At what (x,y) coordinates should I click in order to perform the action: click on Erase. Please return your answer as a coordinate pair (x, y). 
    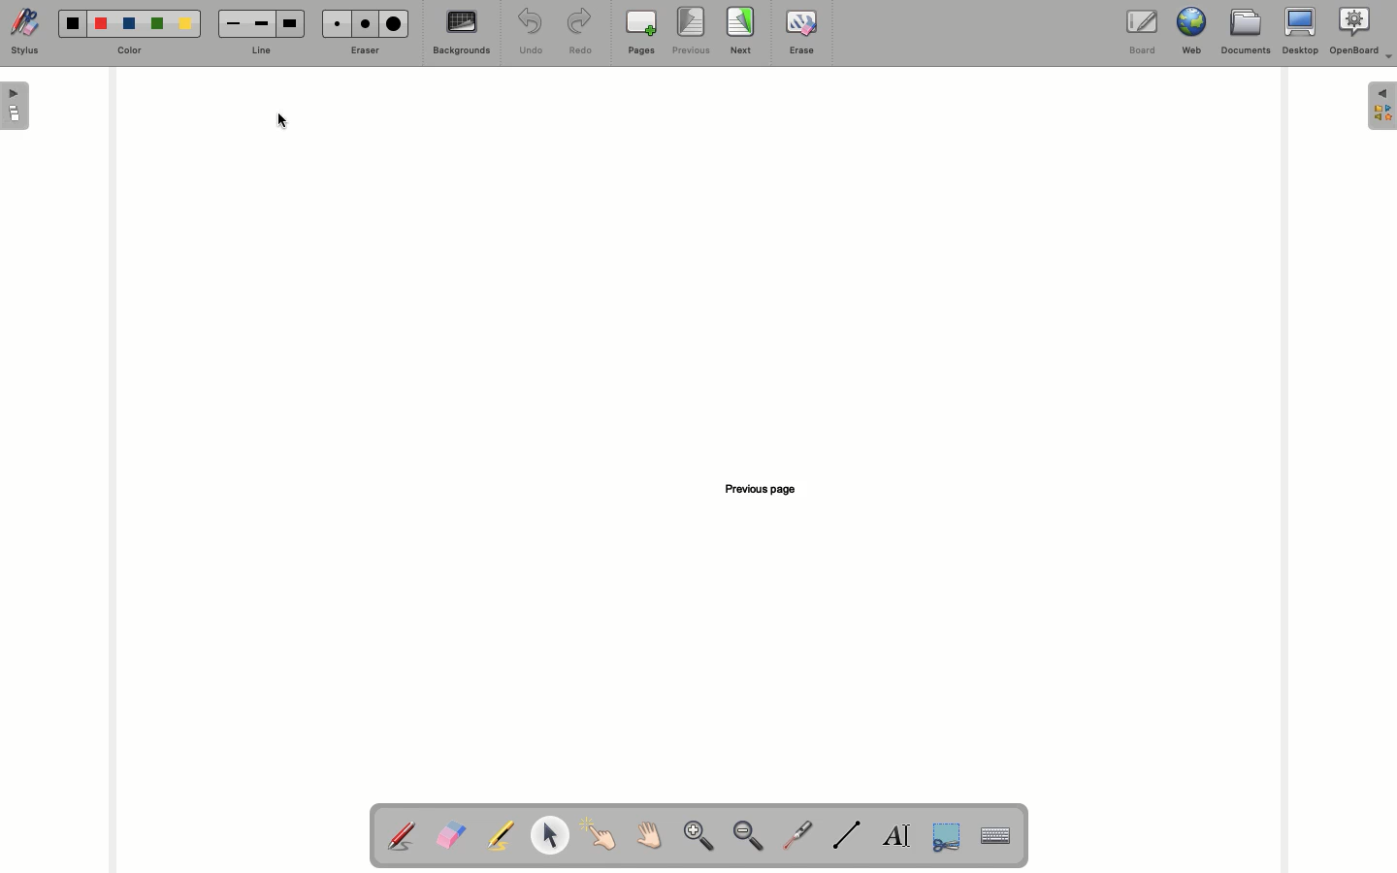
    Looking at the image, I should click on (801, 32).